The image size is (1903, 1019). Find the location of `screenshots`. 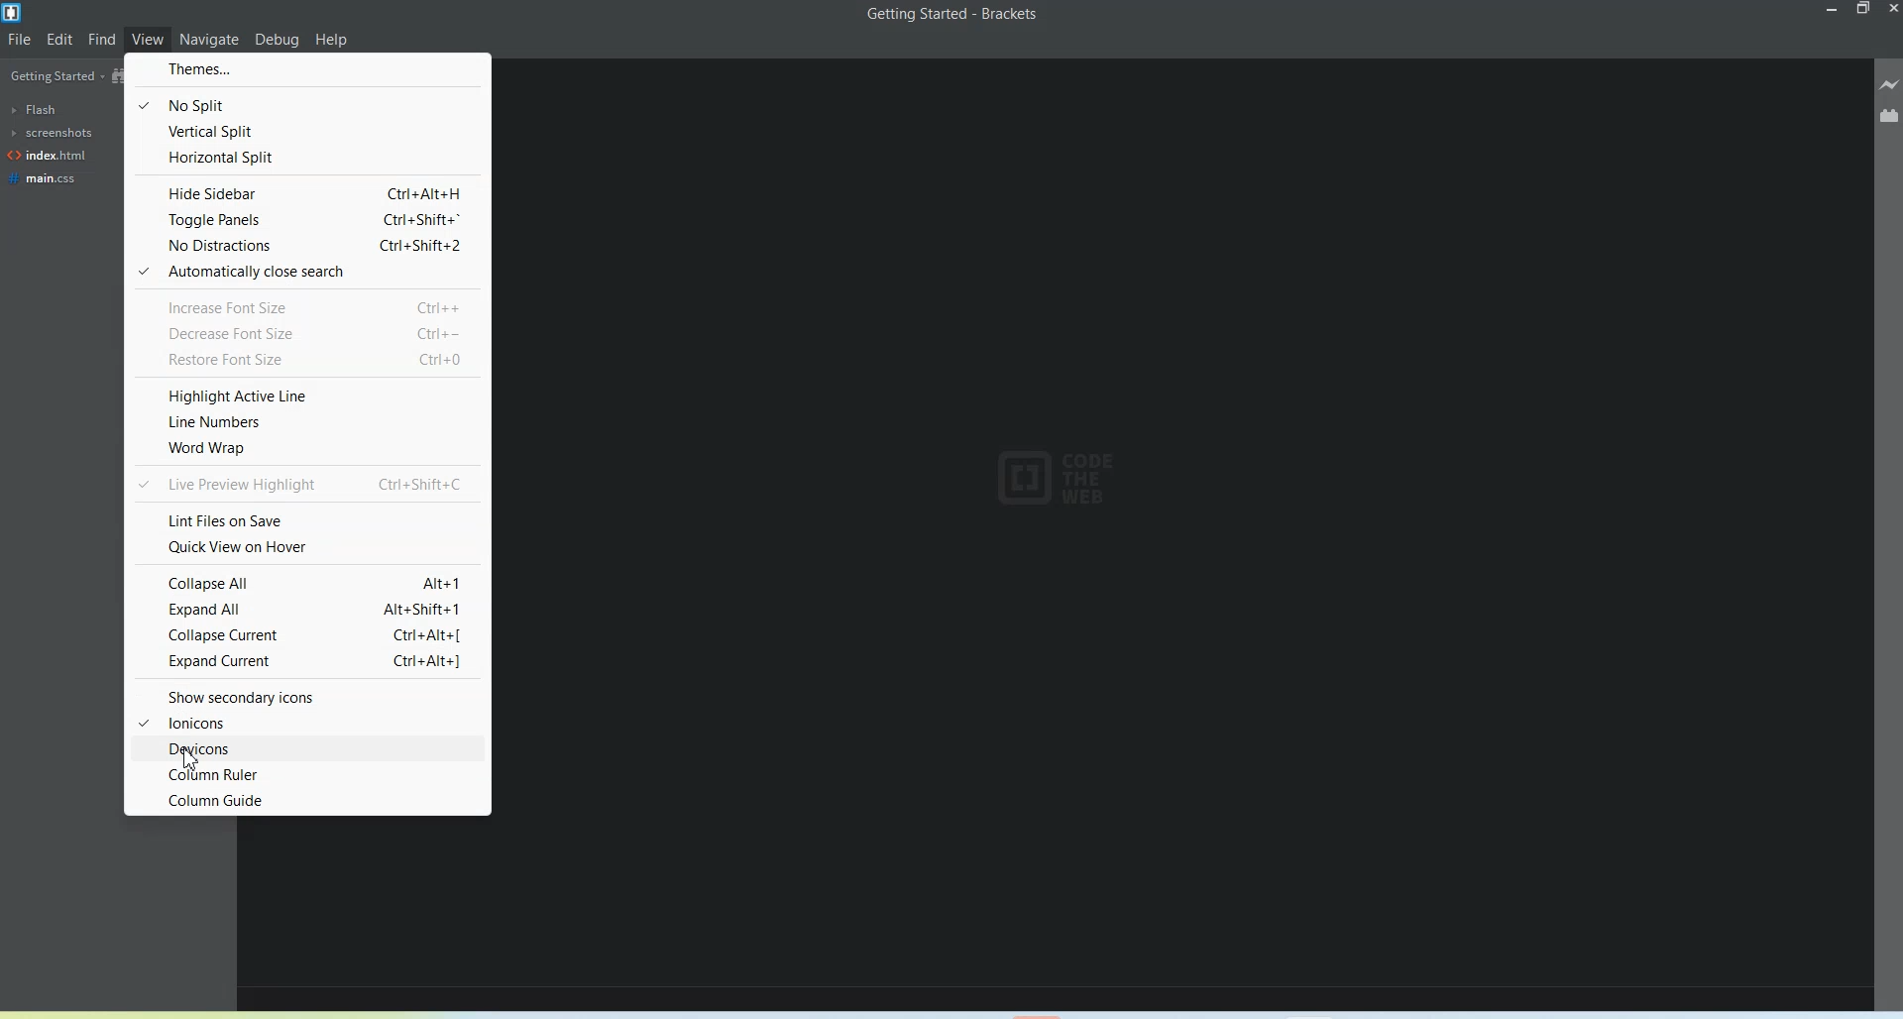

screenshots is located at coordinates (50, 133).